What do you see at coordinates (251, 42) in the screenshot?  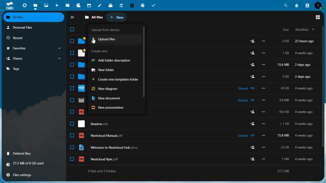 I see `add user` at bounding box center [251, 42].